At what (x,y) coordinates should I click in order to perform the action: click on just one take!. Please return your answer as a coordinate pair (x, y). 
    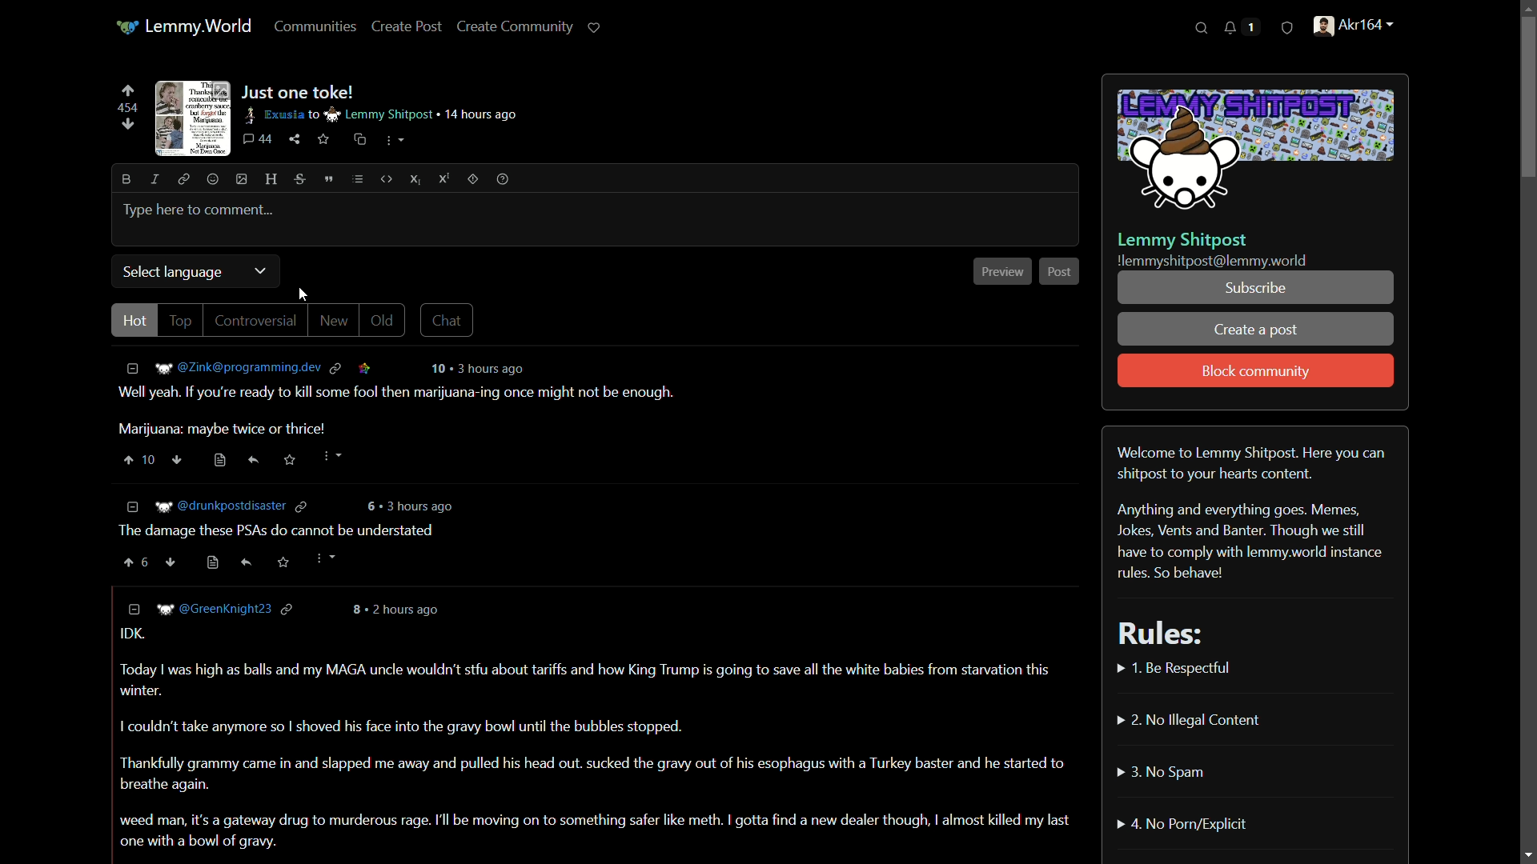
    Looking at the image, I should click on (299, 92).